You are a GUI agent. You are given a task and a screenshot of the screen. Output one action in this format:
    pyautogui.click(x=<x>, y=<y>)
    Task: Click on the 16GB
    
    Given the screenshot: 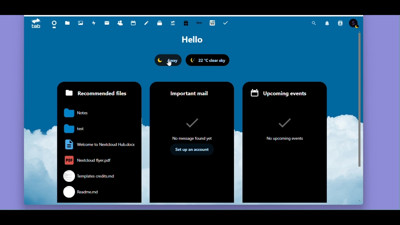 What is the action you would take?
    pyautogui.click(x=212, y=22)
    